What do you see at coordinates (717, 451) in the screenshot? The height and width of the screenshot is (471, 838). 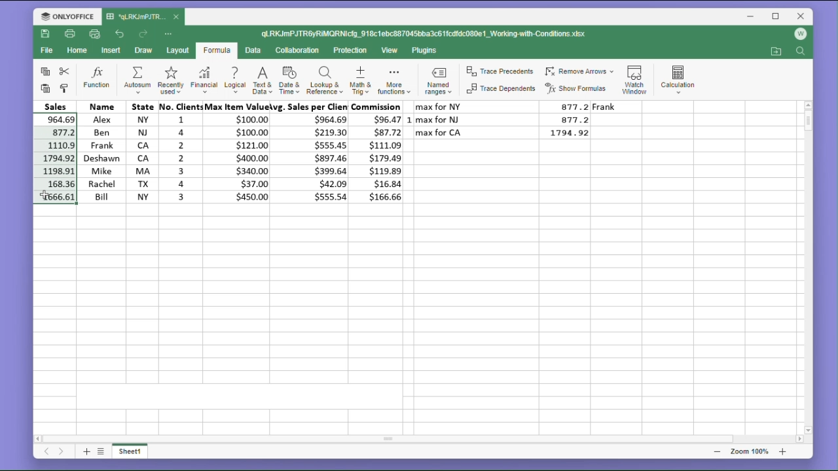 I see `zoom out` at bounding box center [717, 451].